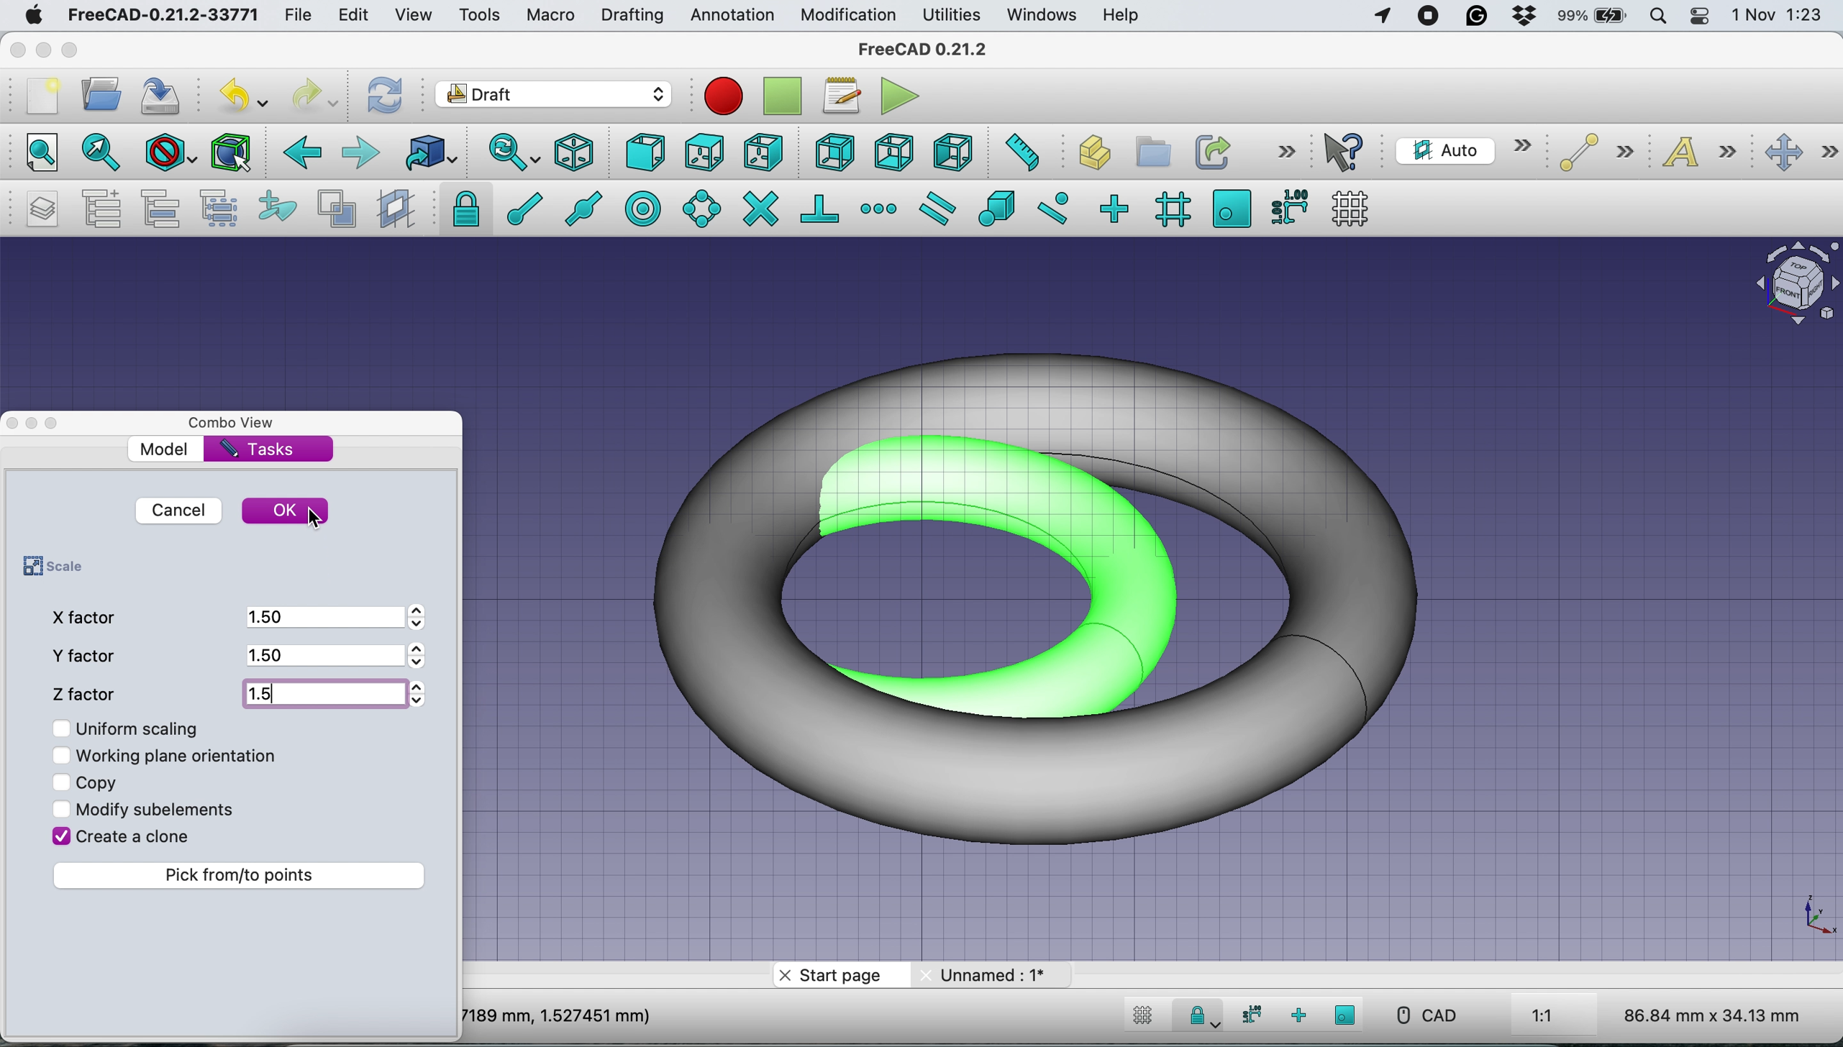  I want to click on Scale, so click(1815, 916).